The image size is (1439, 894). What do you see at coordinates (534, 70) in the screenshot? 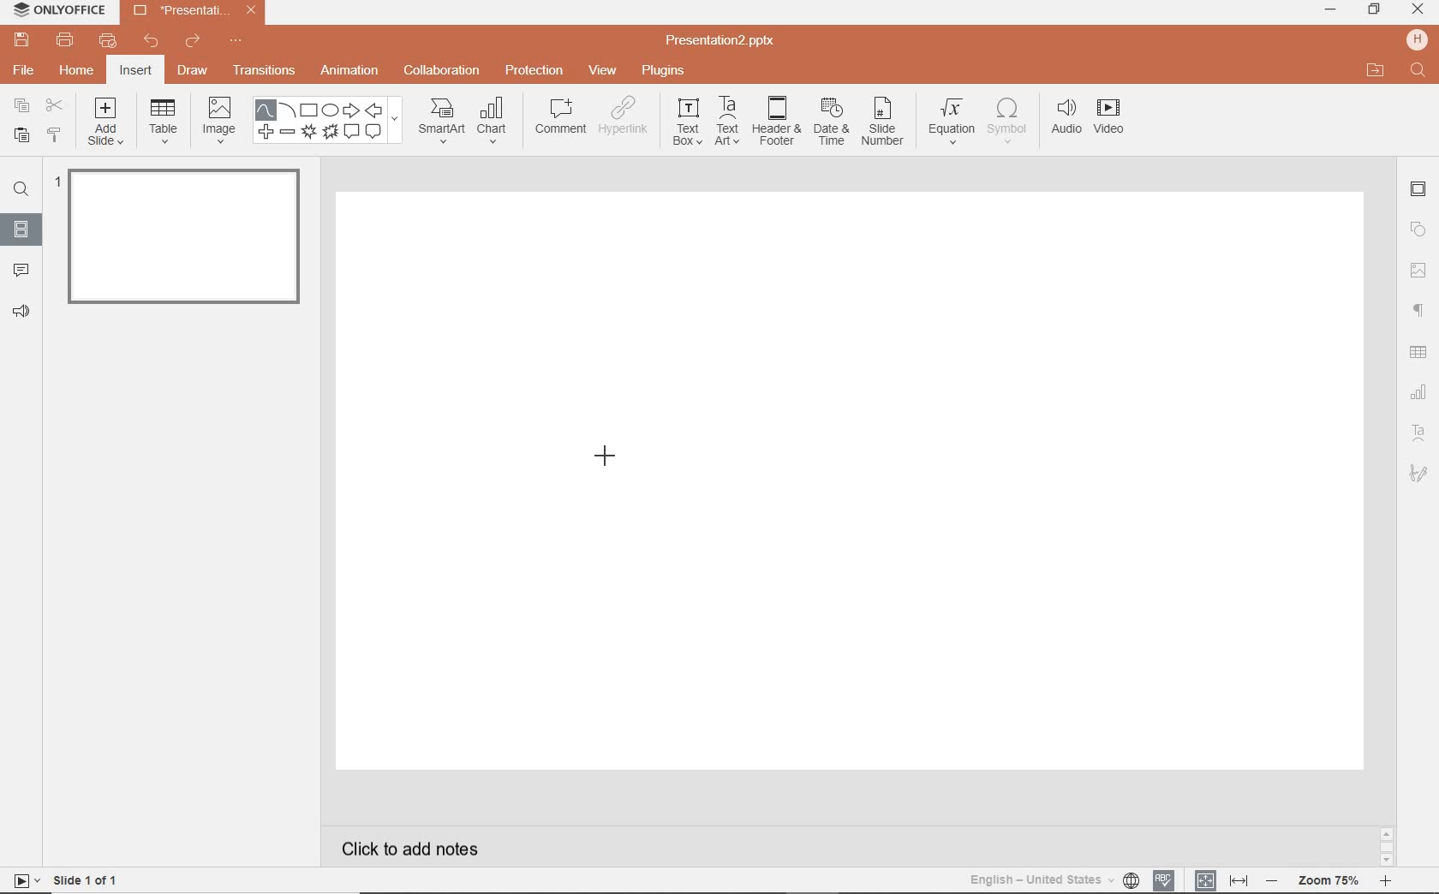
I see `PROTECTION` at bounding box center [534, 70].